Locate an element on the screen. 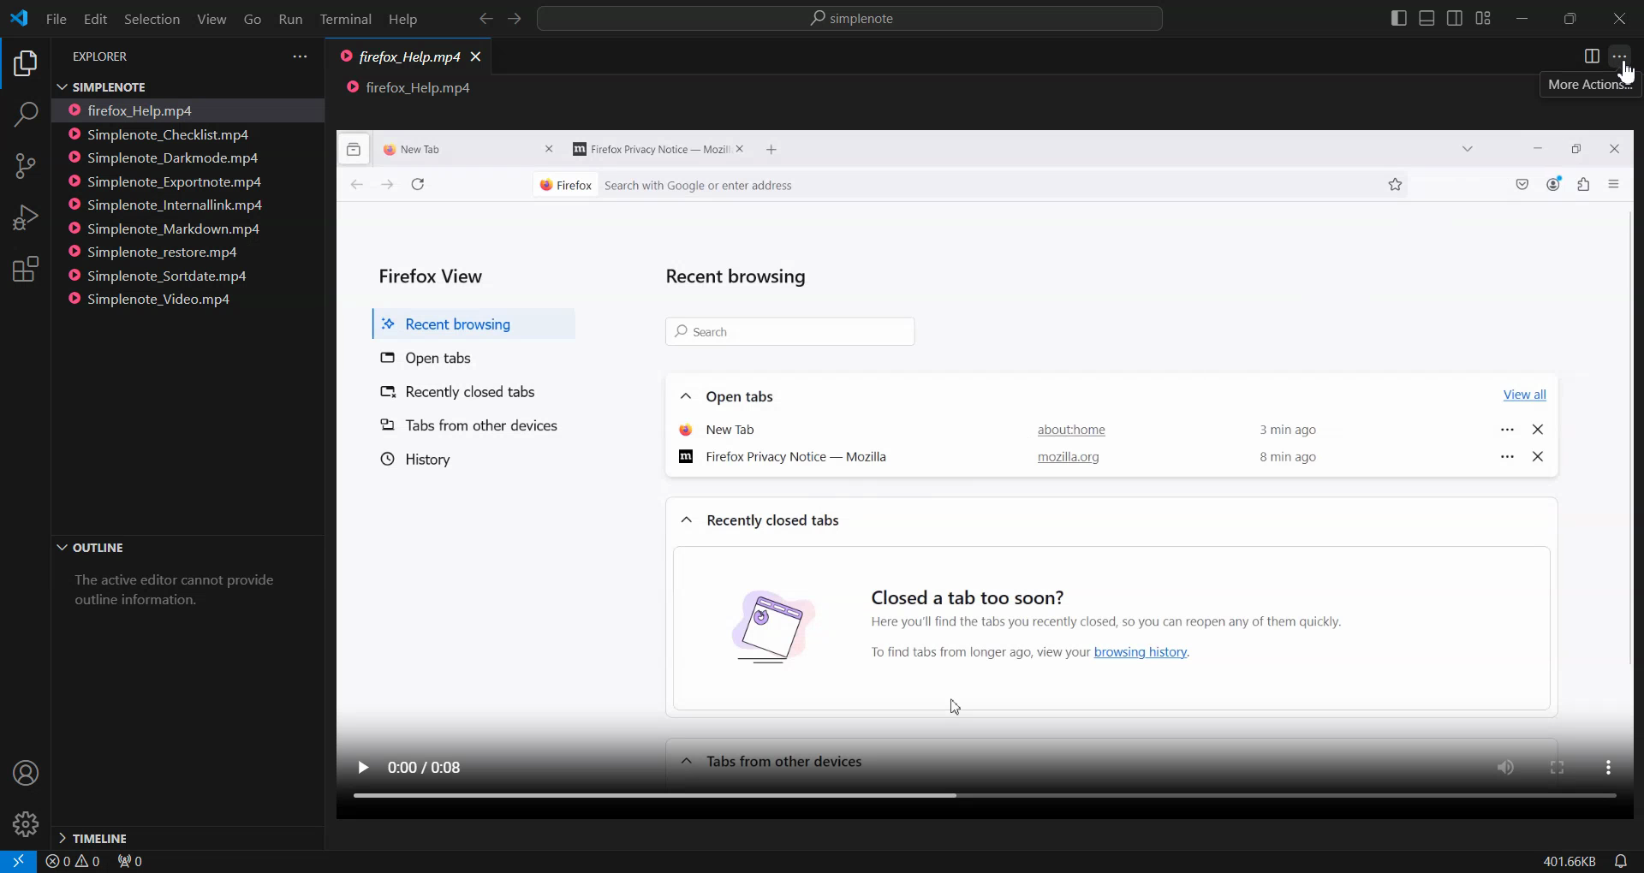 The image size is (1644, 873). Simplenote_Darkmode.mp4 is located at coordinates (166, 157).